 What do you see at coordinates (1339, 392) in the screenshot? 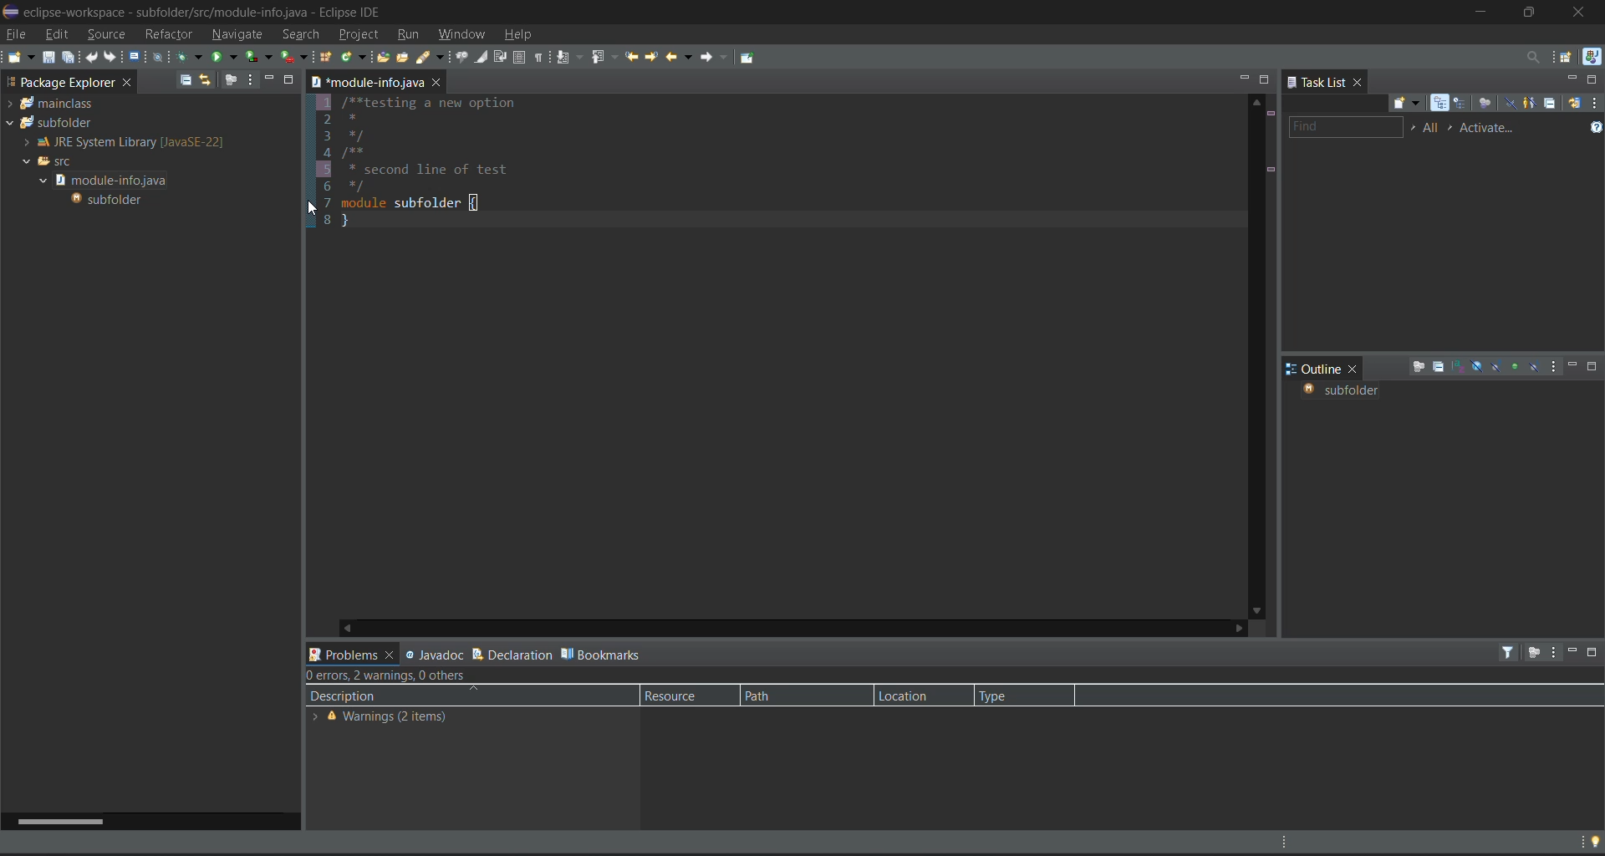
I see `subfolder` at bounding box center [1339, 392].